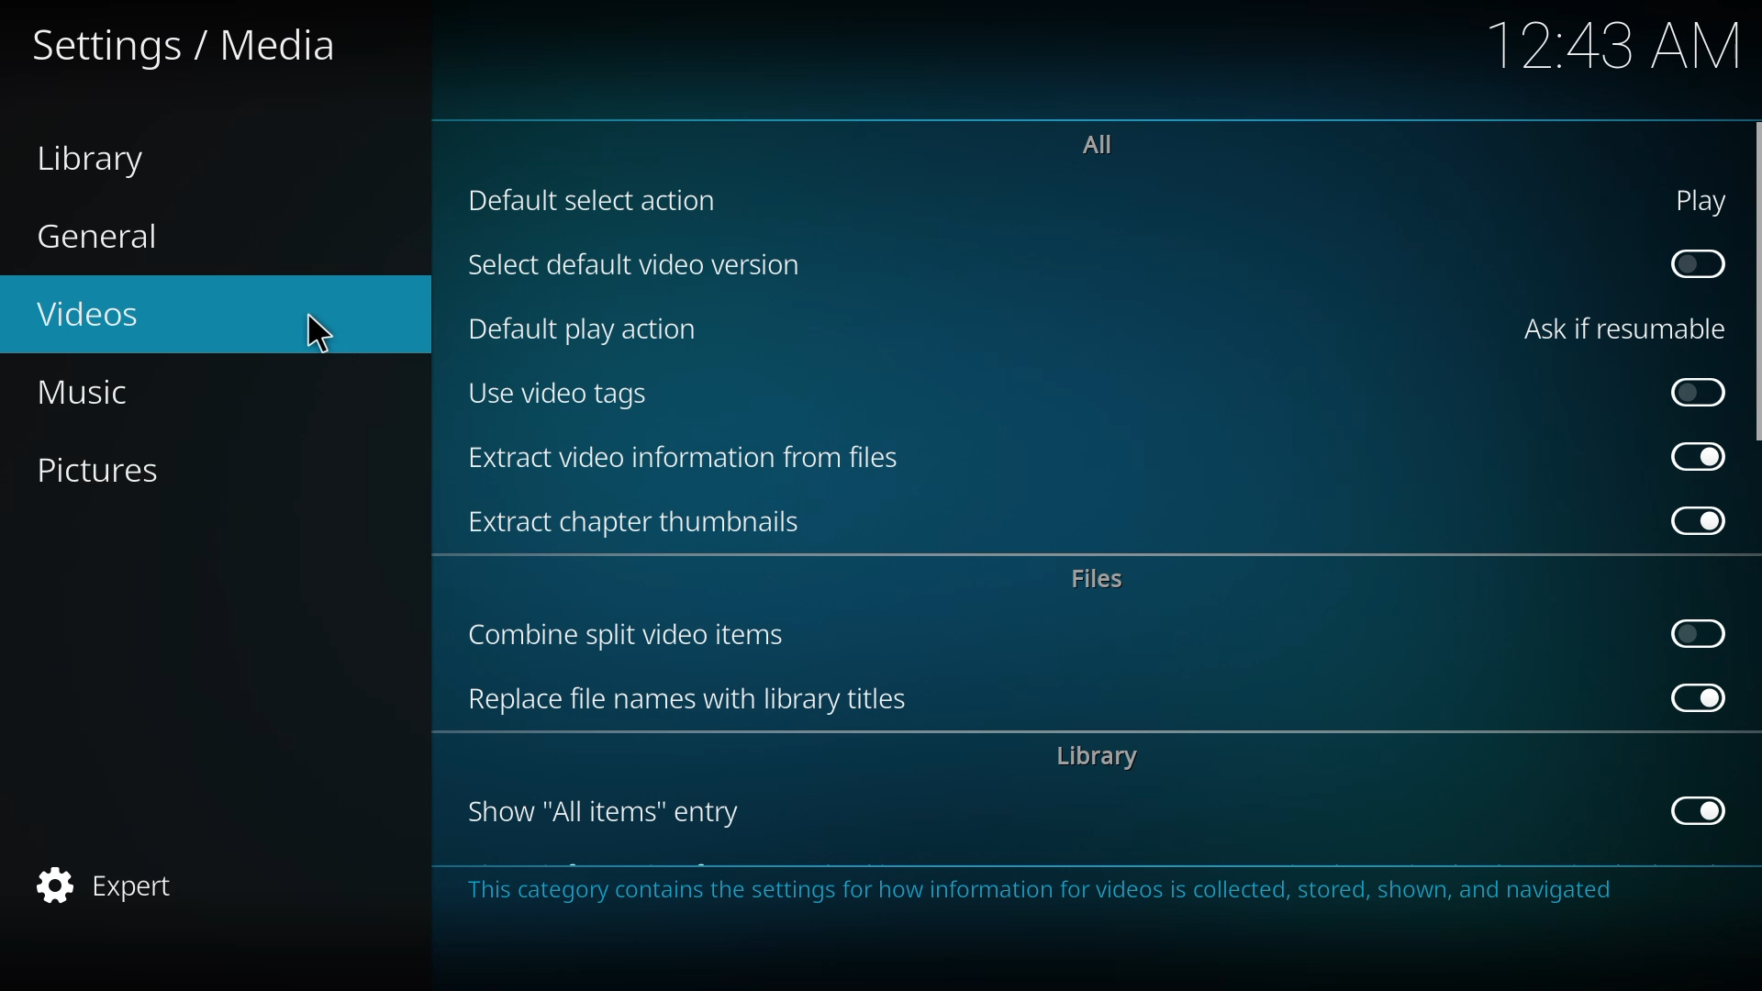 This screenshot has height=991, width=1762. What do you see at coordinates (634, 638) in the screenshot?
I see `combine split video items` at bounding box center [634, 638].